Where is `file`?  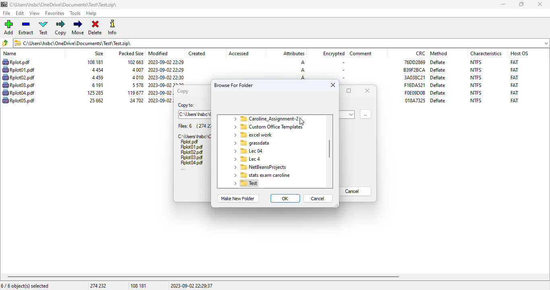
file is located at coordinates (190, 142).